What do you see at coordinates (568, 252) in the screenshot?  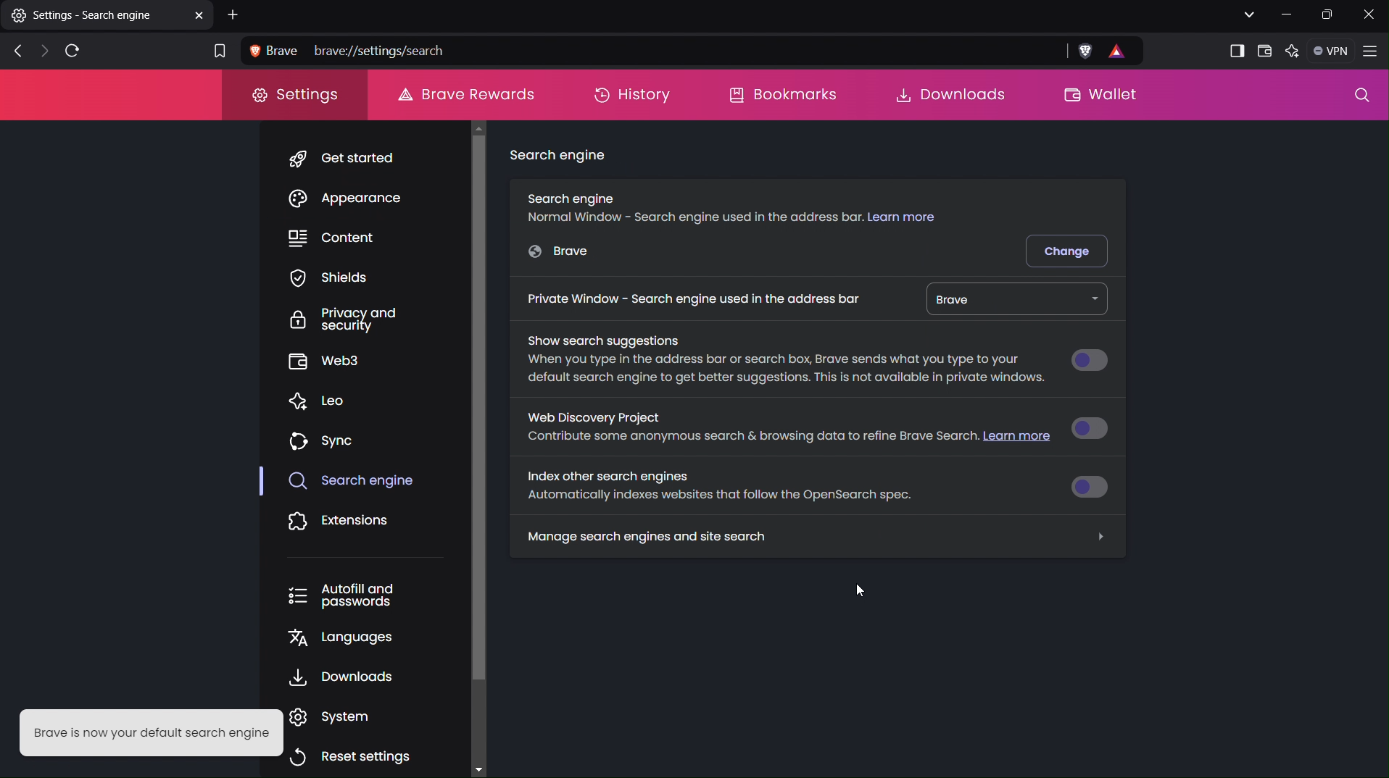 I see `Google` at bounding box center [568, 252].